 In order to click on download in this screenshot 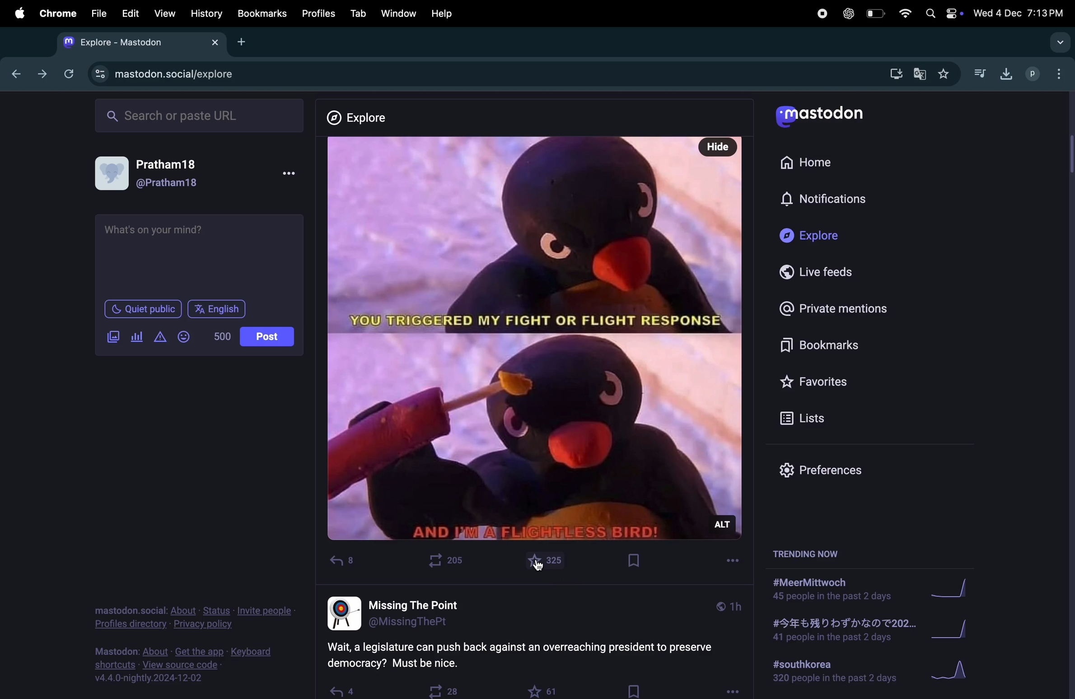, I will do `click(1005, 73)`.